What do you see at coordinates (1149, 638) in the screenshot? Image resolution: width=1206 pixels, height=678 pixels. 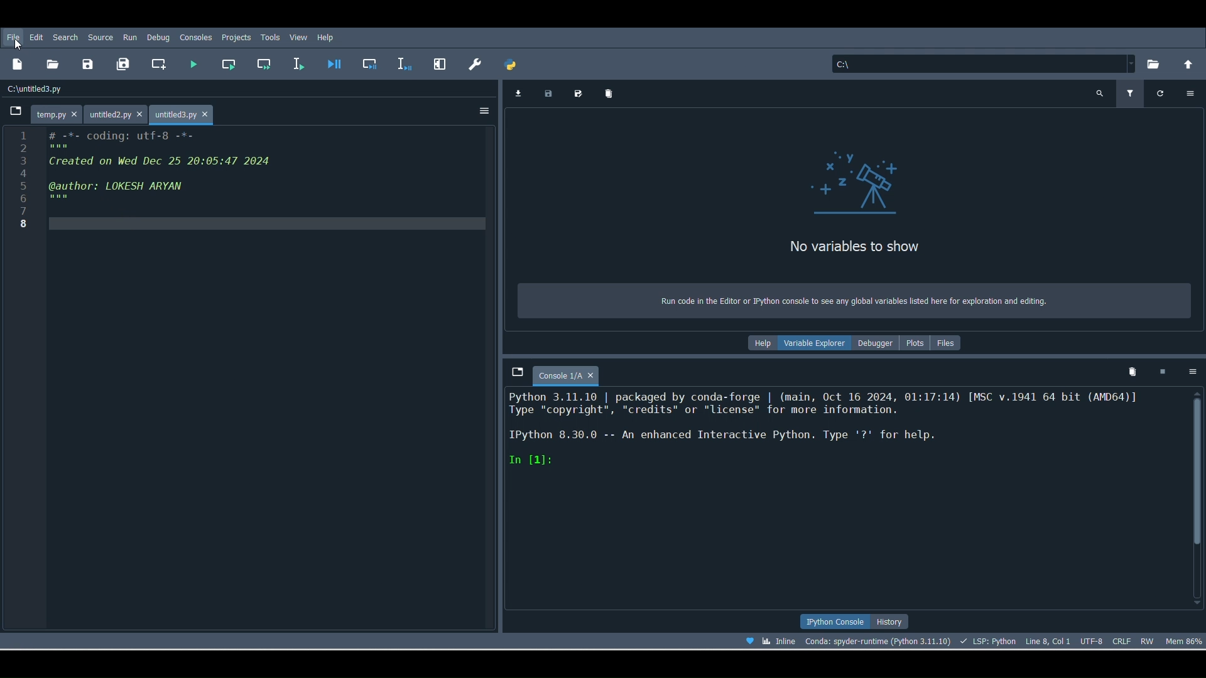 I see `File permissions` at bounding box center [1149, 638].